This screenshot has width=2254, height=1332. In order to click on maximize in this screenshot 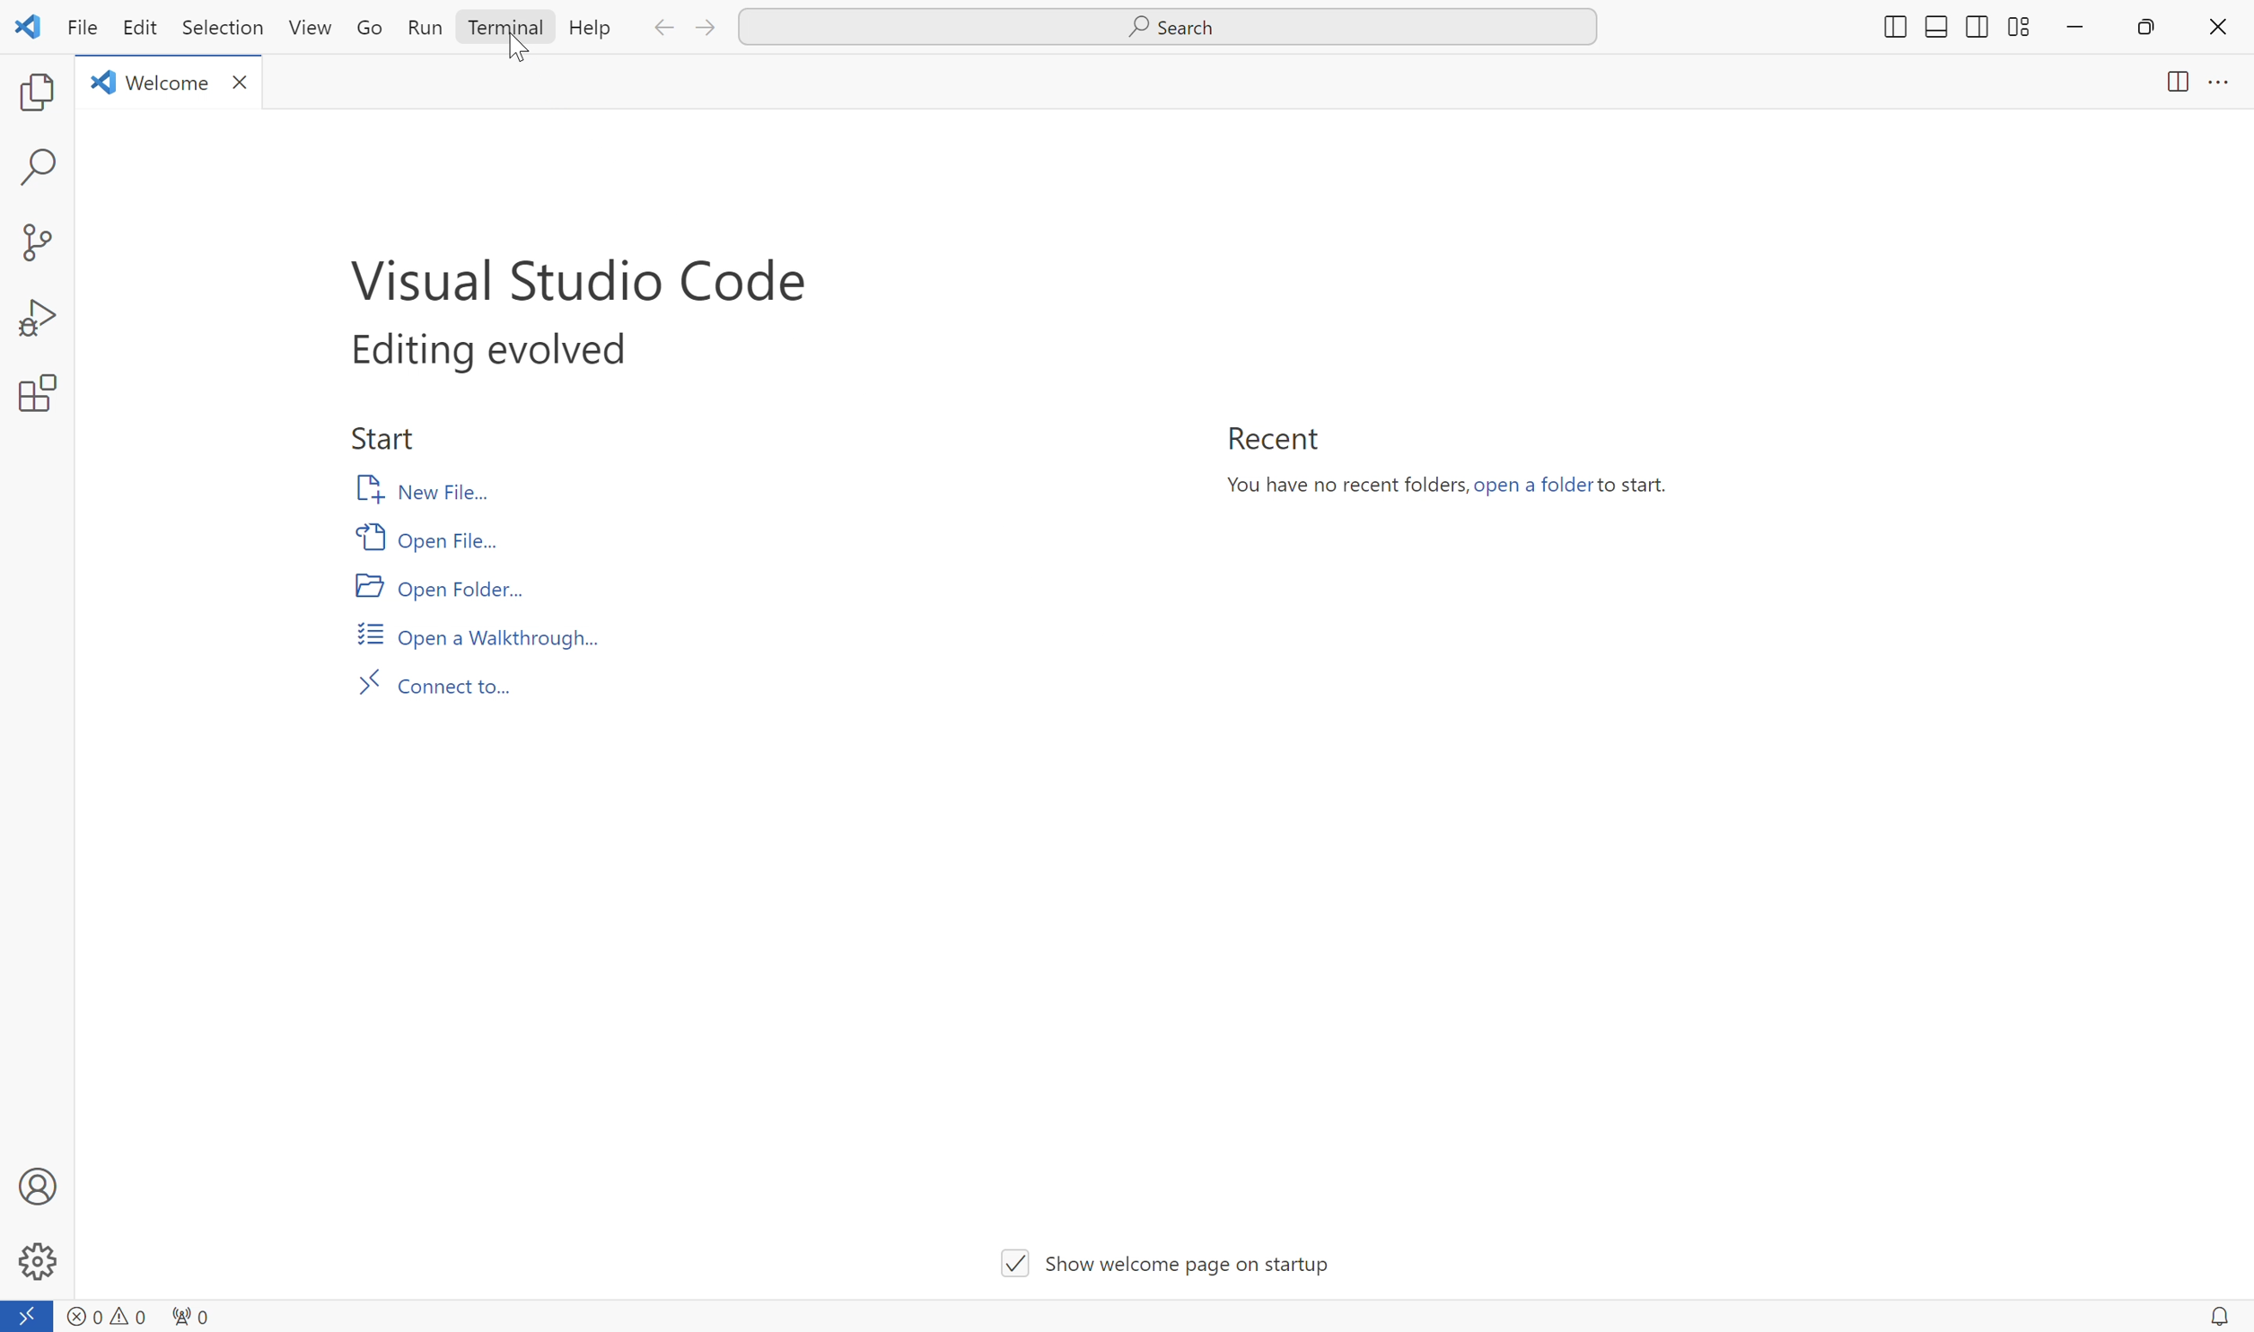, I will do `click(2149, 28)`.